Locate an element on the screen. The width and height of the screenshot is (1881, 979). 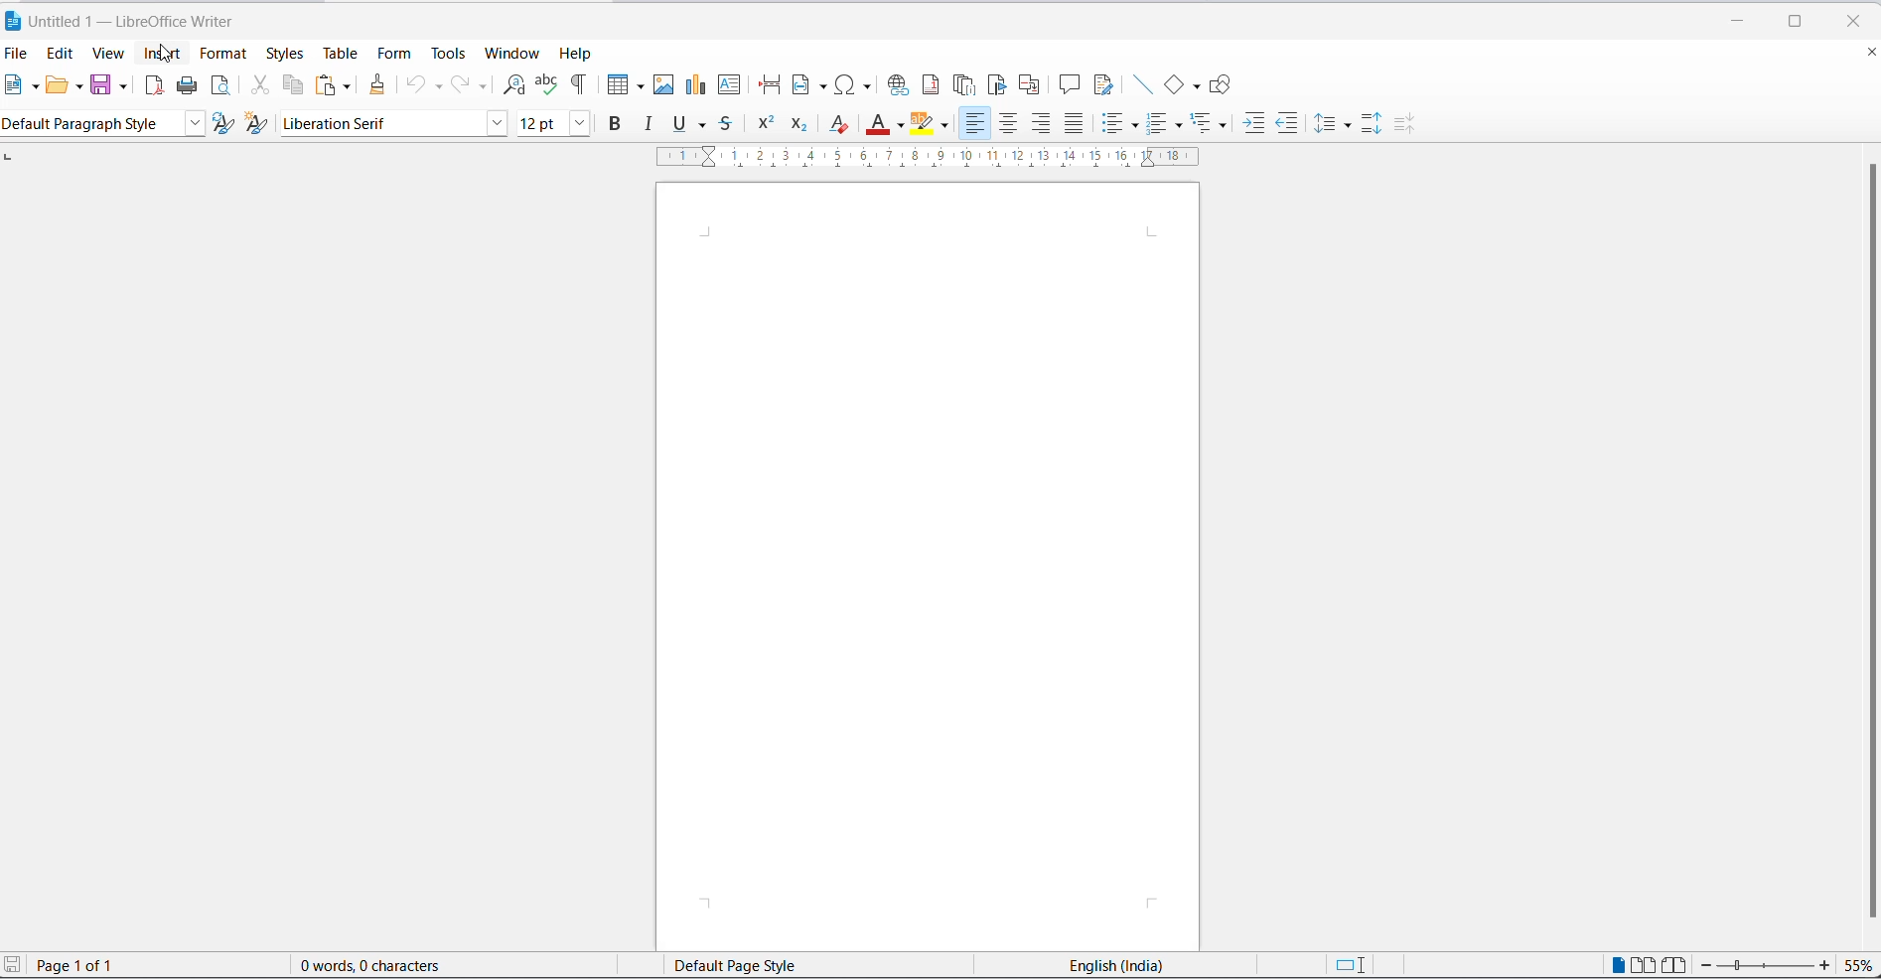
toggle formatting marks is located at coordinates (581, 84).